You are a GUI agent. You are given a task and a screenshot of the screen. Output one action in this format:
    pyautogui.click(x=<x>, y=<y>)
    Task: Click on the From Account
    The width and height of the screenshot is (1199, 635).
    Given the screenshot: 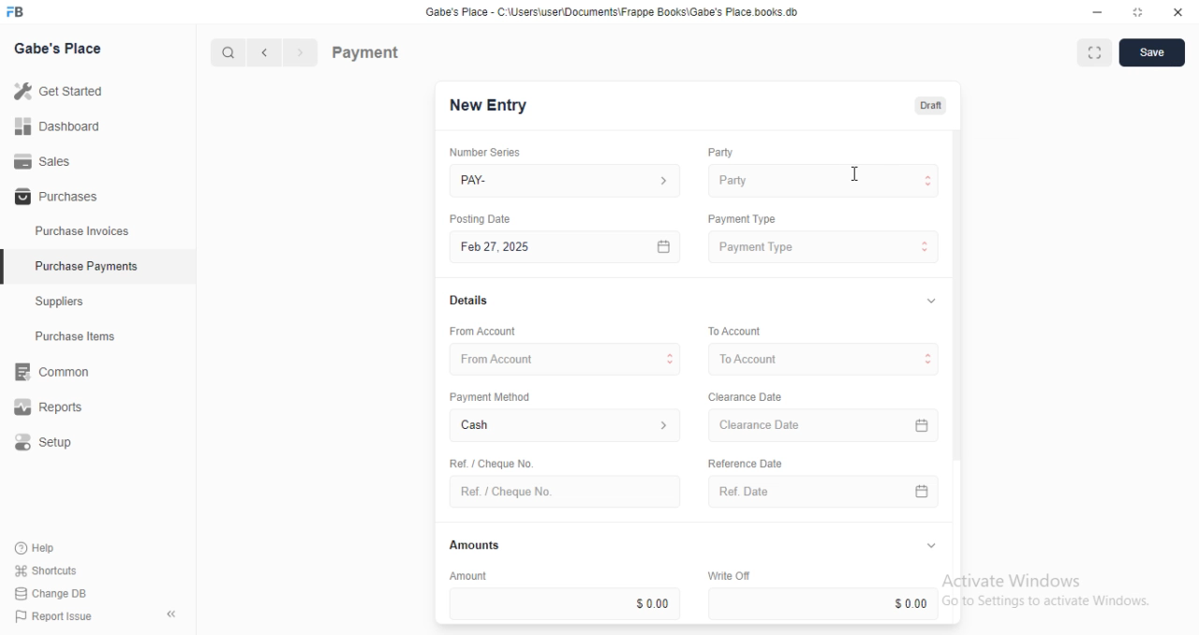 What is the action you would take?
    pyautogui.click(x=567, y=358)
    